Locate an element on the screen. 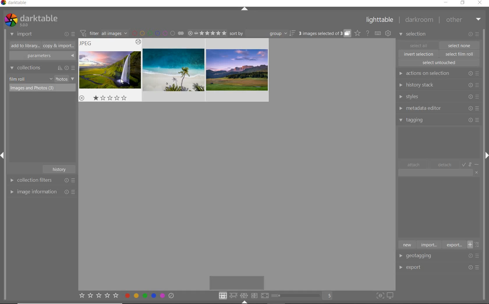 The height and width of the screenshot is (304, 489). show global preferences is located at coordinates (388, 33).